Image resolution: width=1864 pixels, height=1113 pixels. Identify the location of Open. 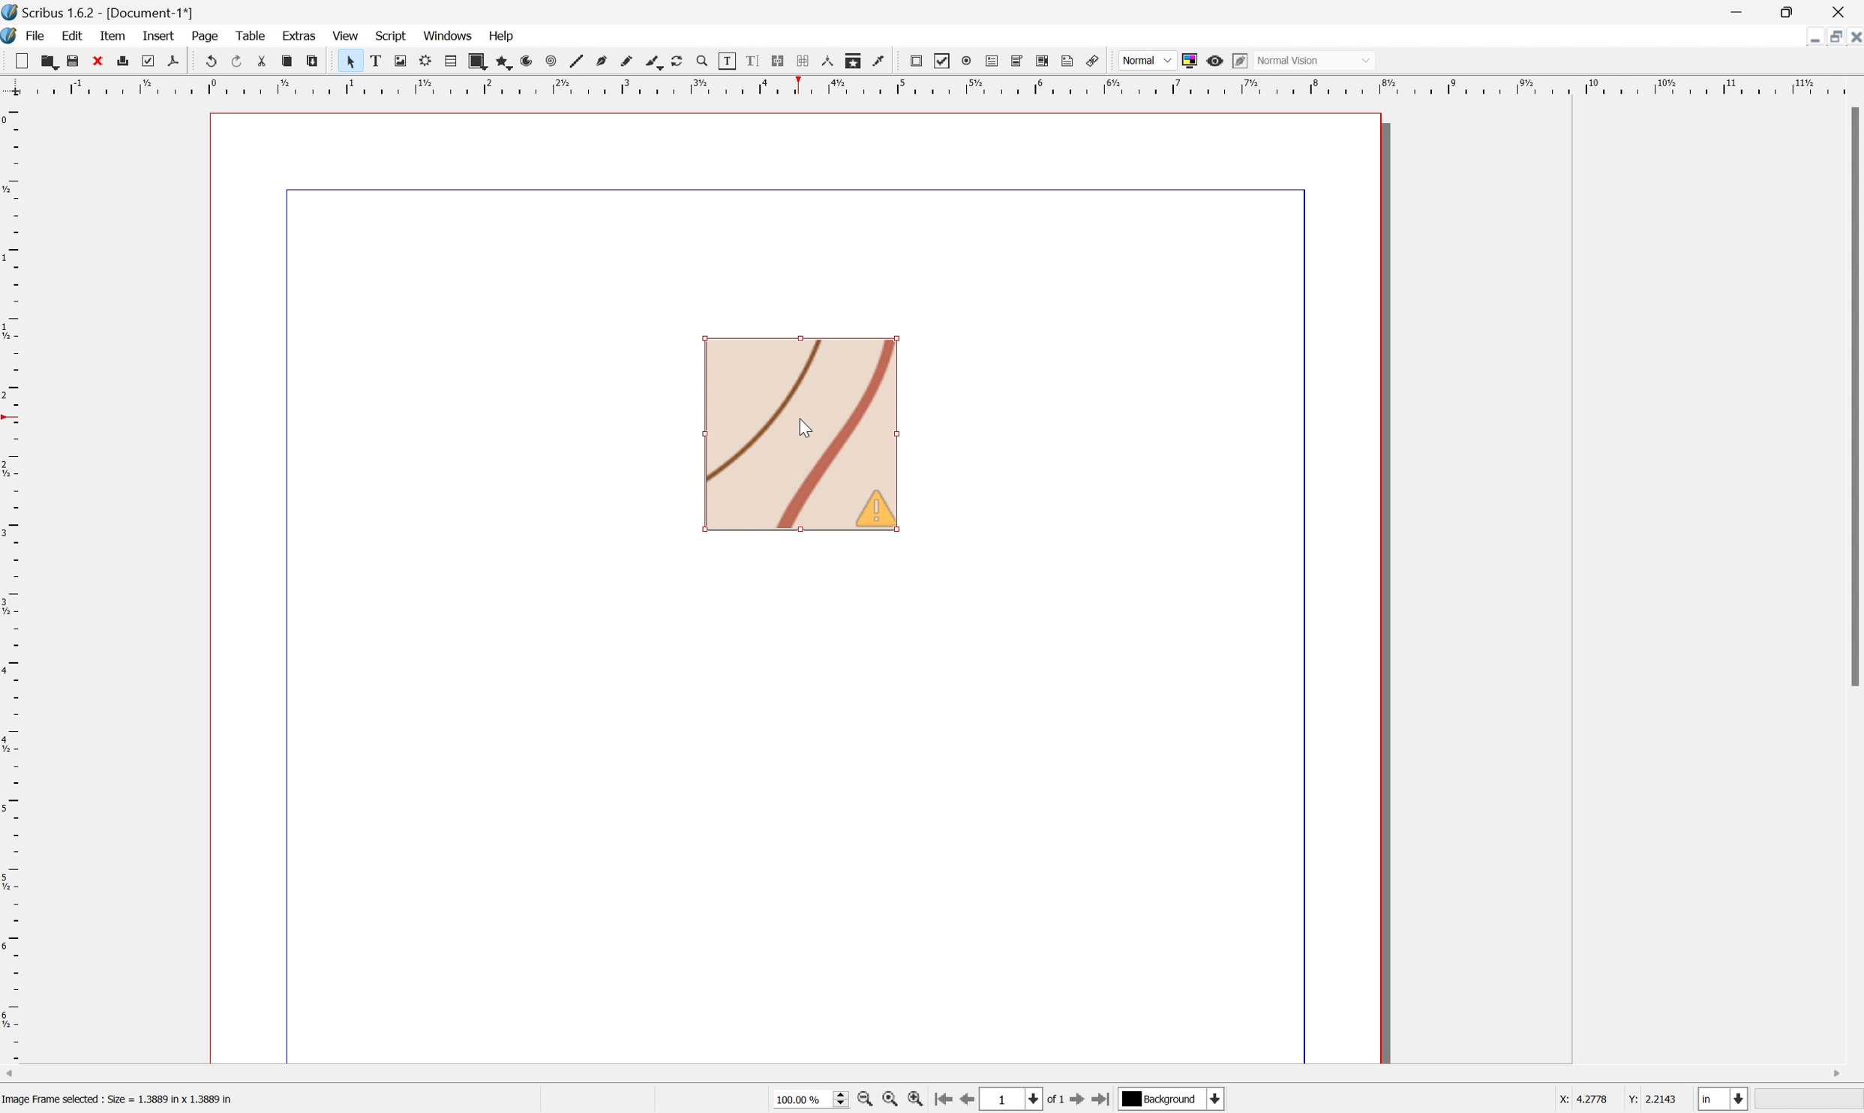
(47, 61).